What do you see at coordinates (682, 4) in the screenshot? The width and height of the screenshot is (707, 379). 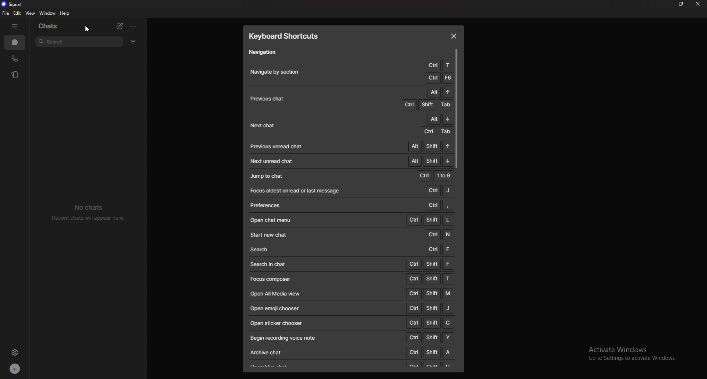 I see `resize` at bounding box center [682, 4].